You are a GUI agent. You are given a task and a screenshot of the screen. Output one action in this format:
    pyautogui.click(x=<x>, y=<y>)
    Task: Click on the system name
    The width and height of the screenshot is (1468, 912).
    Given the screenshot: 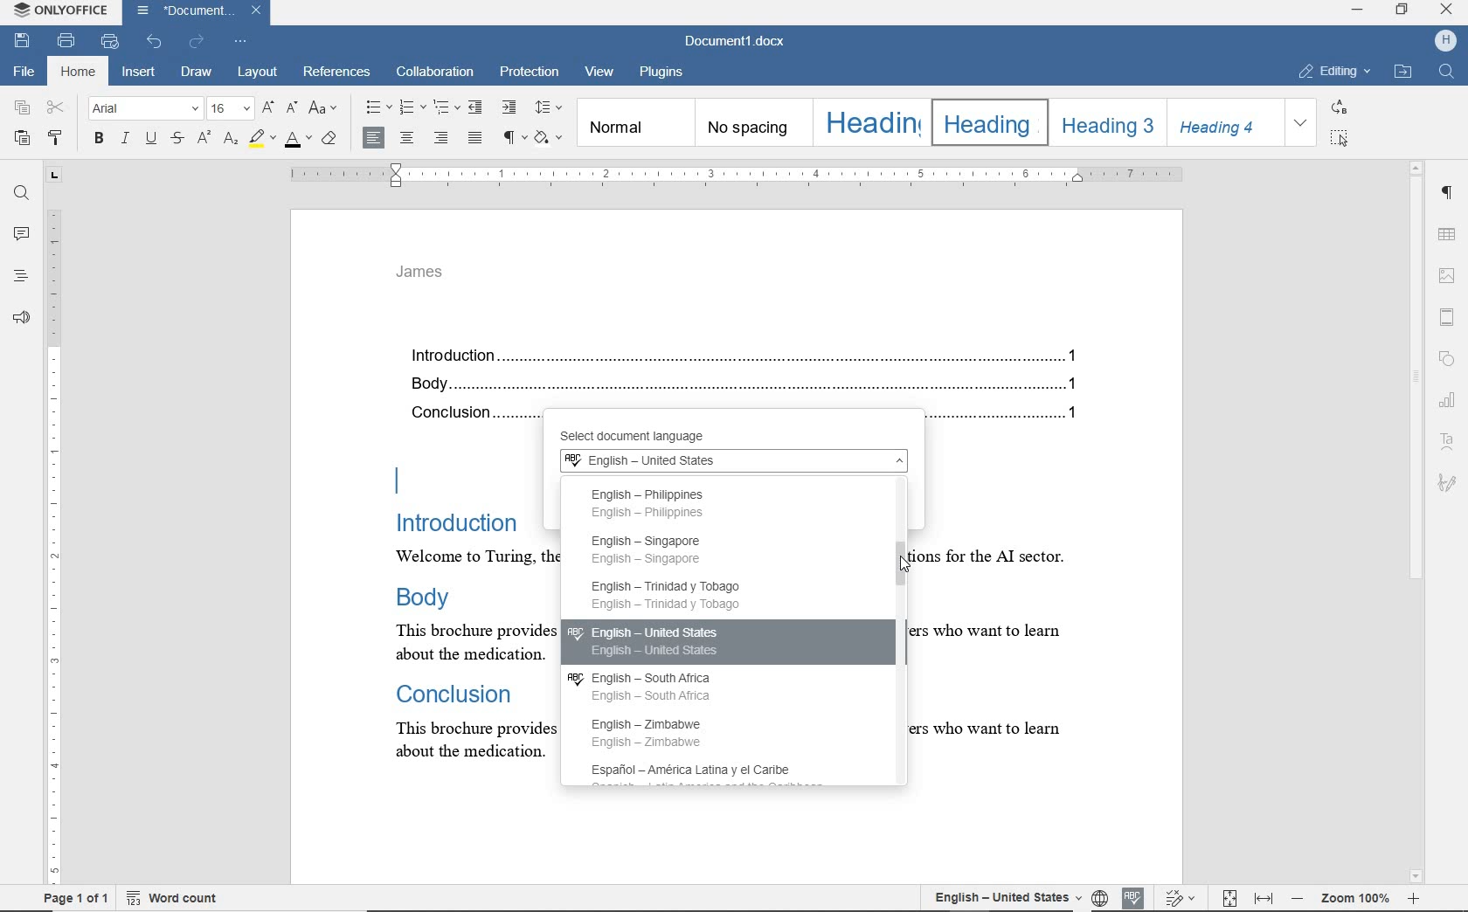 What is the action you would take?
    pyautogui.click(x=61, y=12)
    